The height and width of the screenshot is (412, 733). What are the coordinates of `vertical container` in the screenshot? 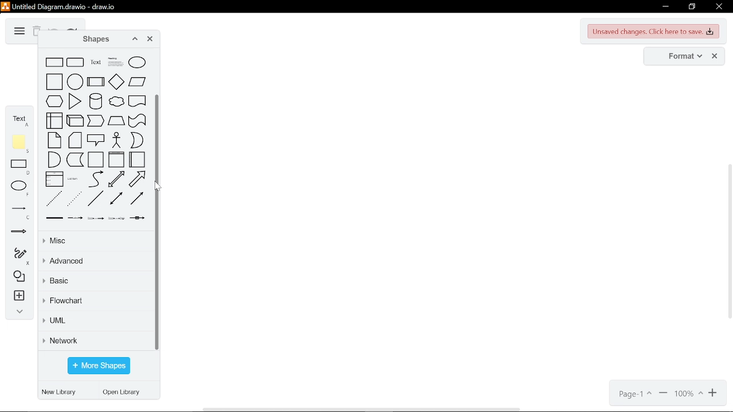 It's located at (116, 159).